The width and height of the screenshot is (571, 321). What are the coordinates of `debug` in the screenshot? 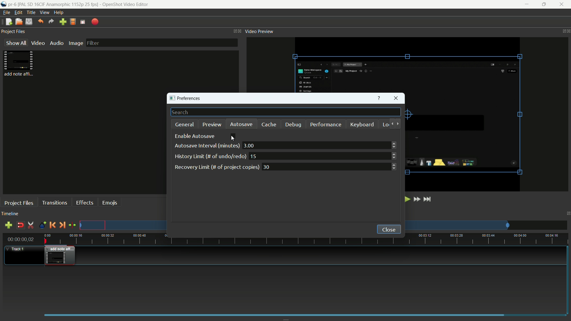 It's located at (292, 125).